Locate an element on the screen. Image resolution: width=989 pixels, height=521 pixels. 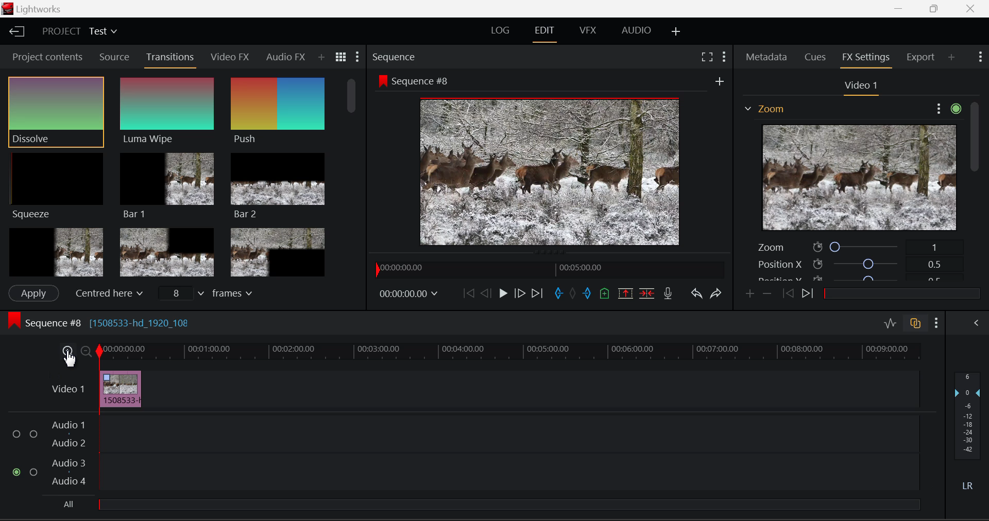
Audio 4 is located at coordinates (68, 481).